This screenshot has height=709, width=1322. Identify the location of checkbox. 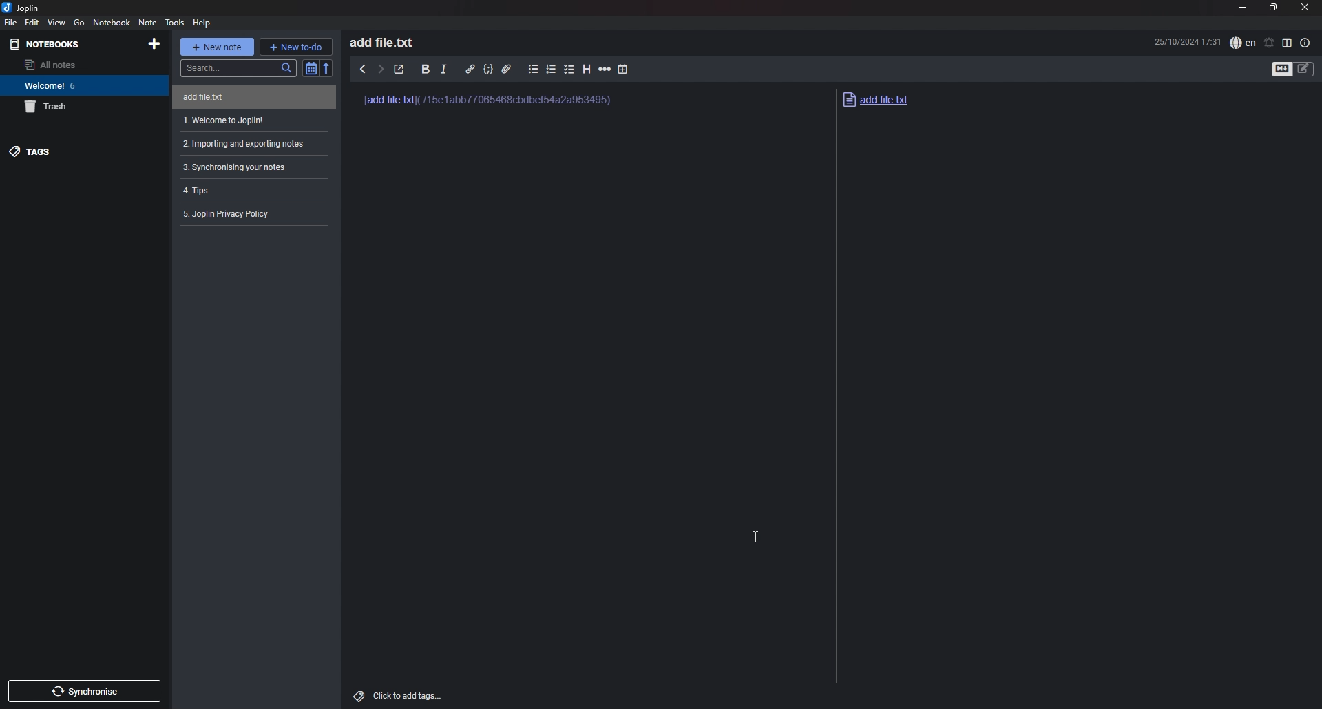
(570, 70).